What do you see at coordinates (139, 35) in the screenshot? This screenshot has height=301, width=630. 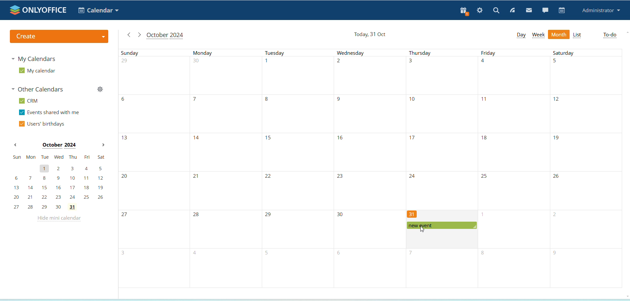 I see `go to next month` at bounding box center [139, 35].